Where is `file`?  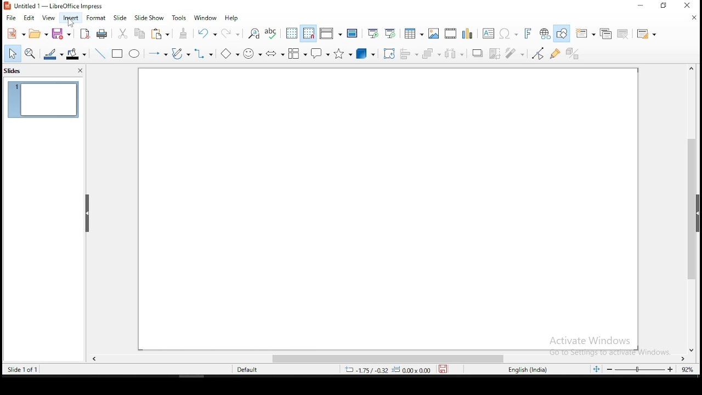 file is located at coordinates (11, 18).